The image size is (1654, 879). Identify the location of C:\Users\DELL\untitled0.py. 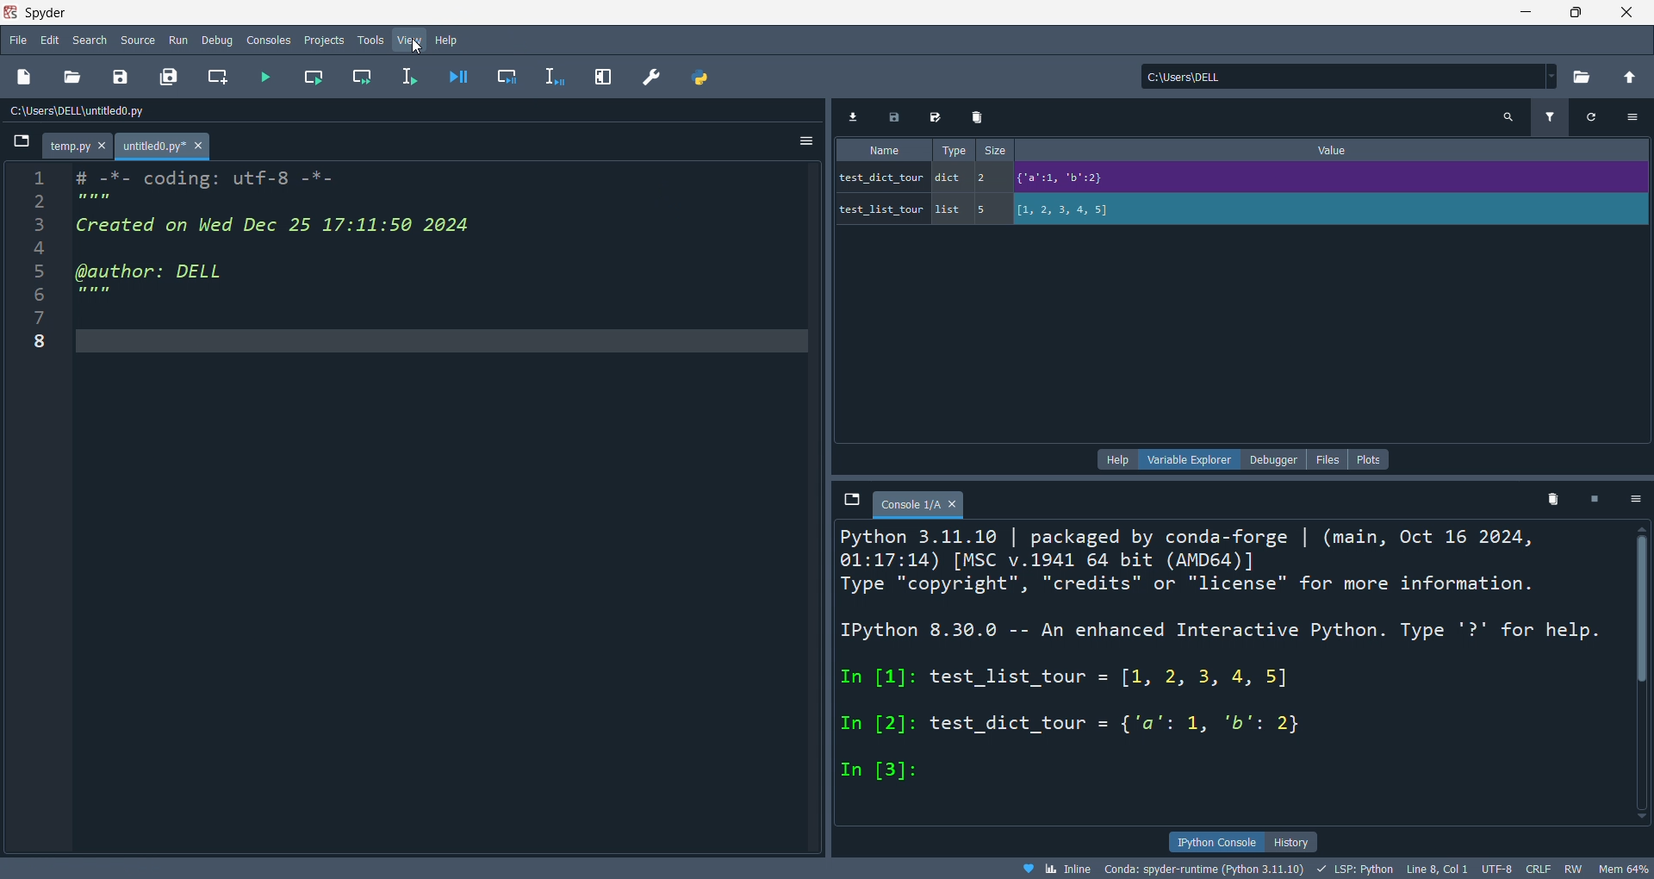
(99, 112).